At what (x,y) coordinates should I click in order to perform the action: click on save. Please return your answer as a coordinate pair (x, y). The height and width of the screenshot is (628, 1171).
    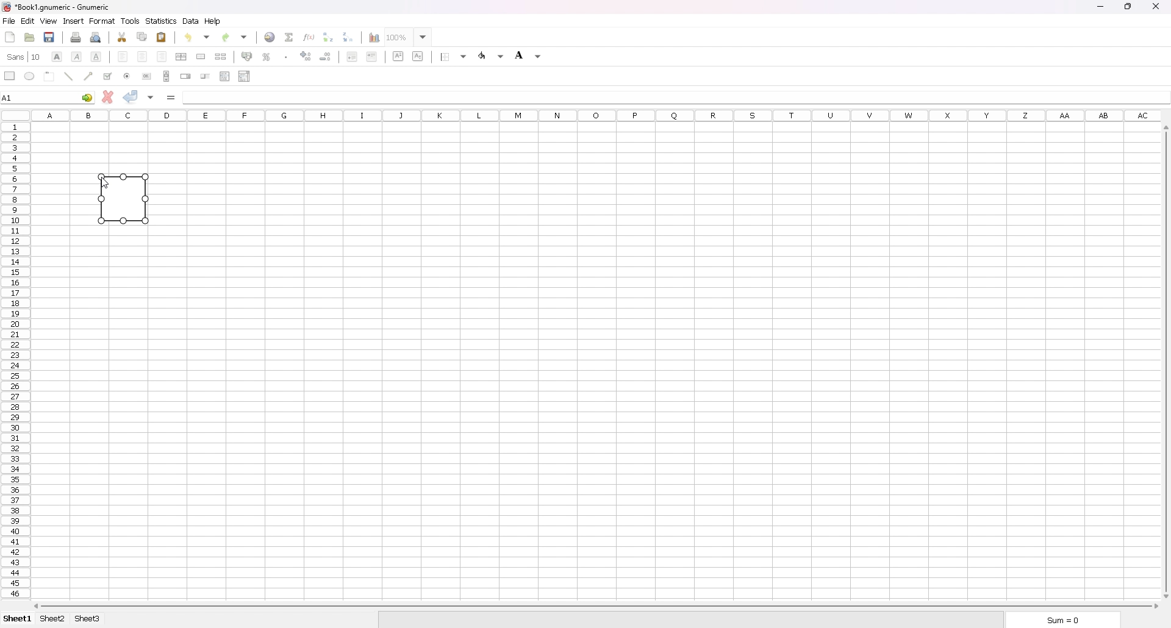
    Looking at the image, I should click on (49, 37).